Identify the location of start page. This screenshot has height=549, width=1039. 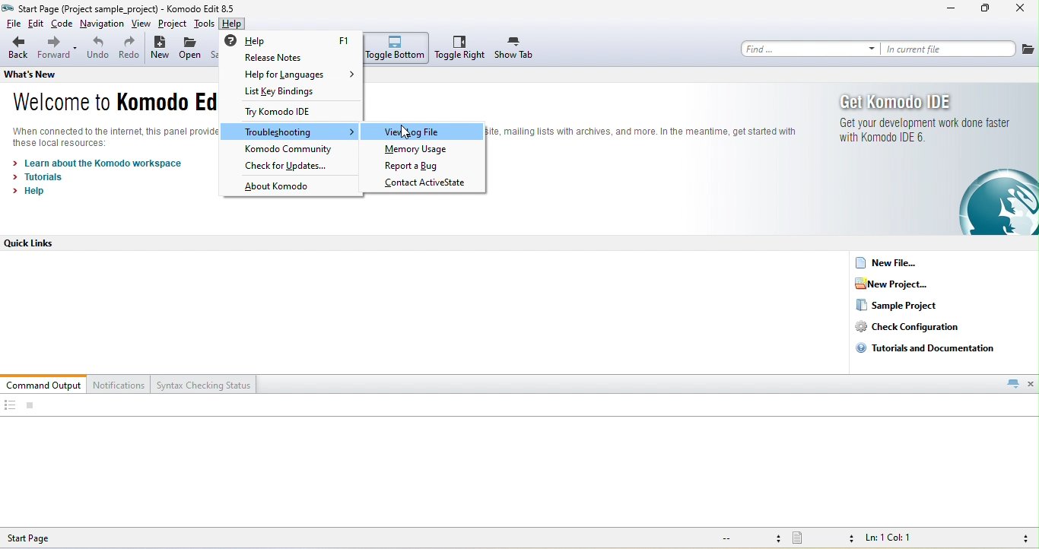
(42, 538).